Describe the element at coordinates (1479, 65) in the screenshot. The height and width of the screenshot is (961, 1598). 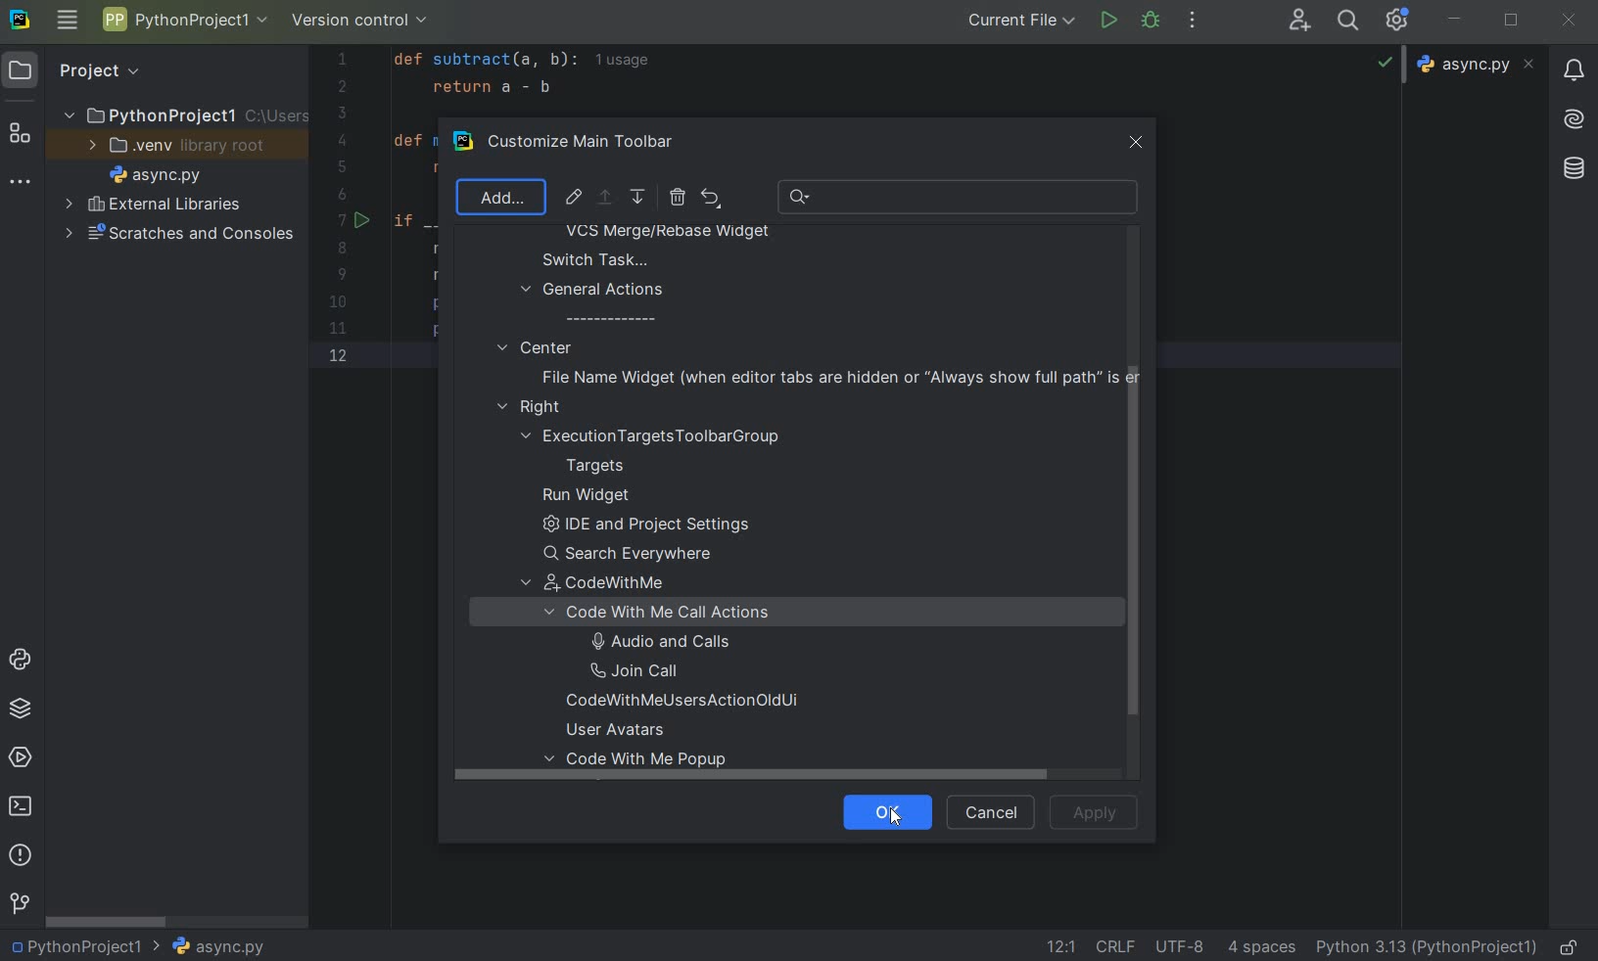
I see `async.py` at that location.